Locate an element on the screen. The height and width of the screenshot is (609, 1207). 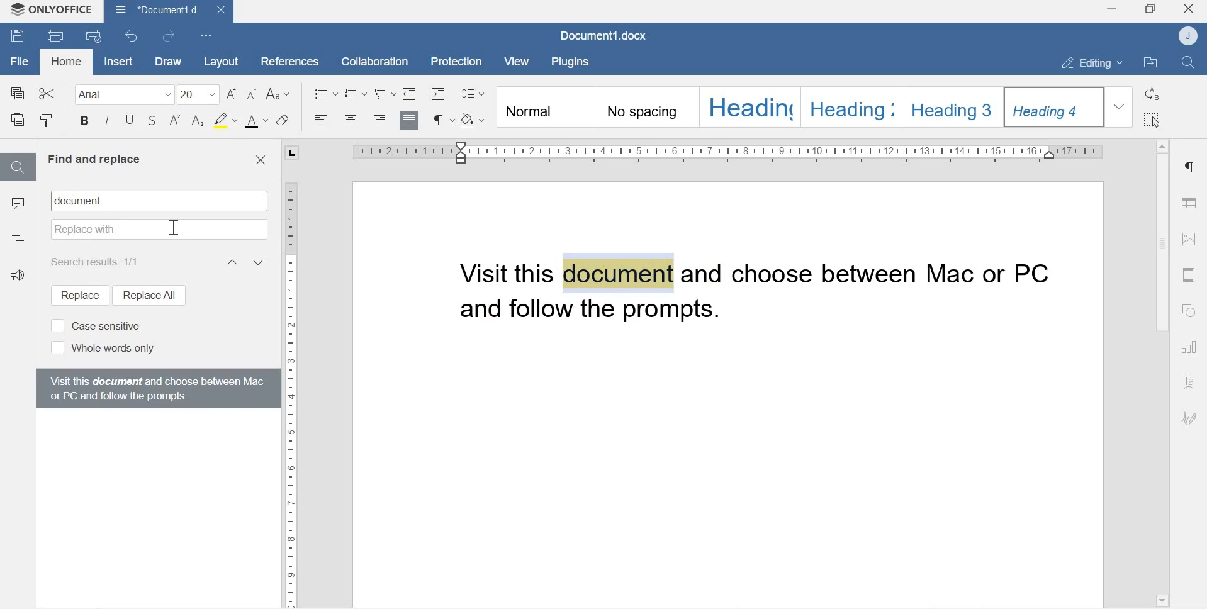
Image is located at coordinates (1189, 238).